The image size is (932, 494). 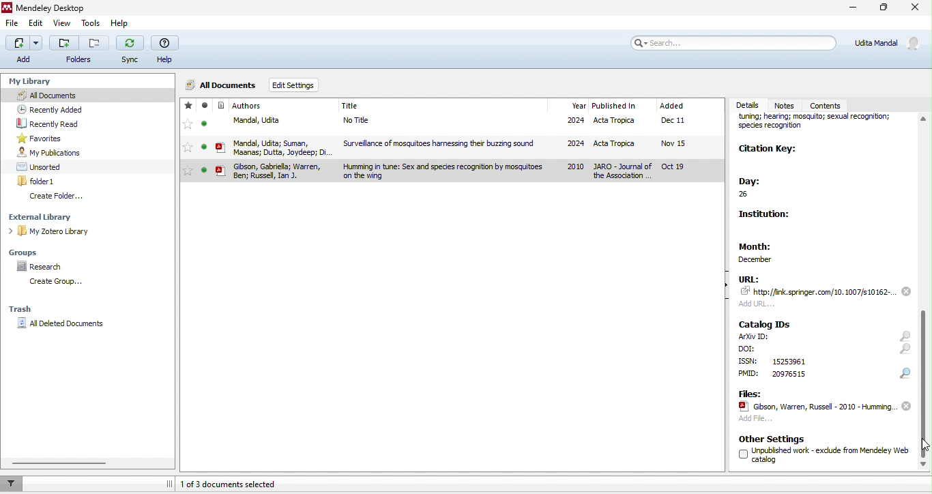 What do you see at coordinates (234, 484) in the screenshot?
I see `1 of 3 documents selected` at bounding box center [234, 484].